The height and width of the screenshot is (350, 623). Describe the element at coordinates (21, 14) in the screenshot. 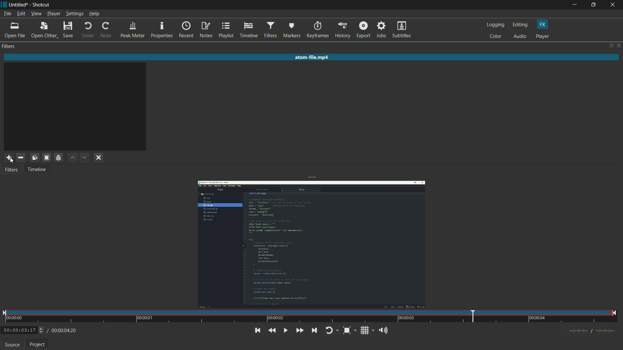

I see `edit menu` at that location.